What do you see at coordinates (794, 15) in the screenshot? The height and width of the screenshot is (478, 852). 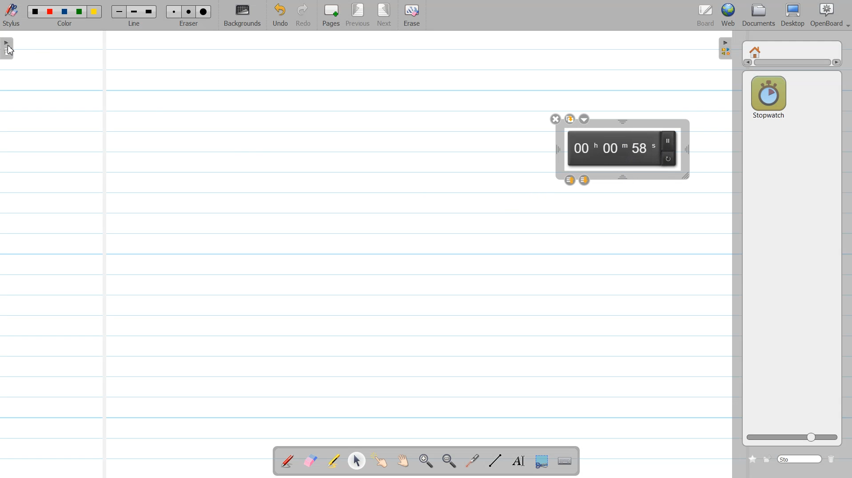 I see `Desktop` at bounding box center [794, 15].